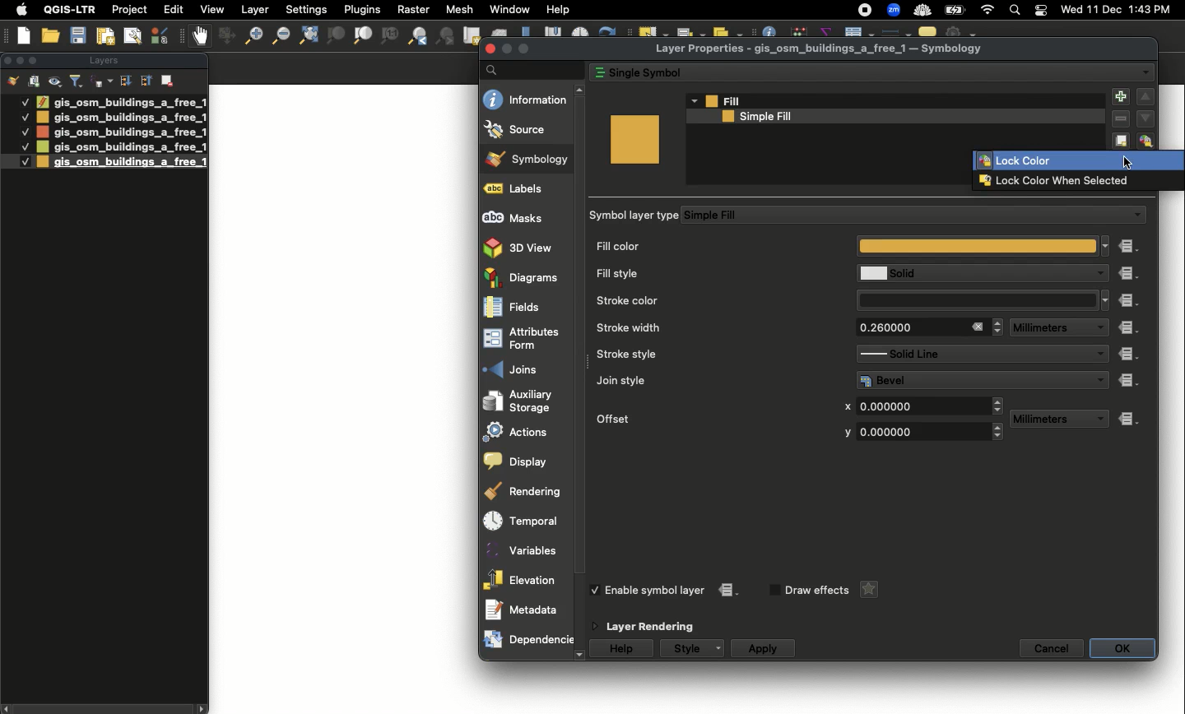 The height and width of the screenshot is (714, 1185). Describe the element at coordinates (70, 9) in the screenshot. I see `QGIS-LTR` at that location.